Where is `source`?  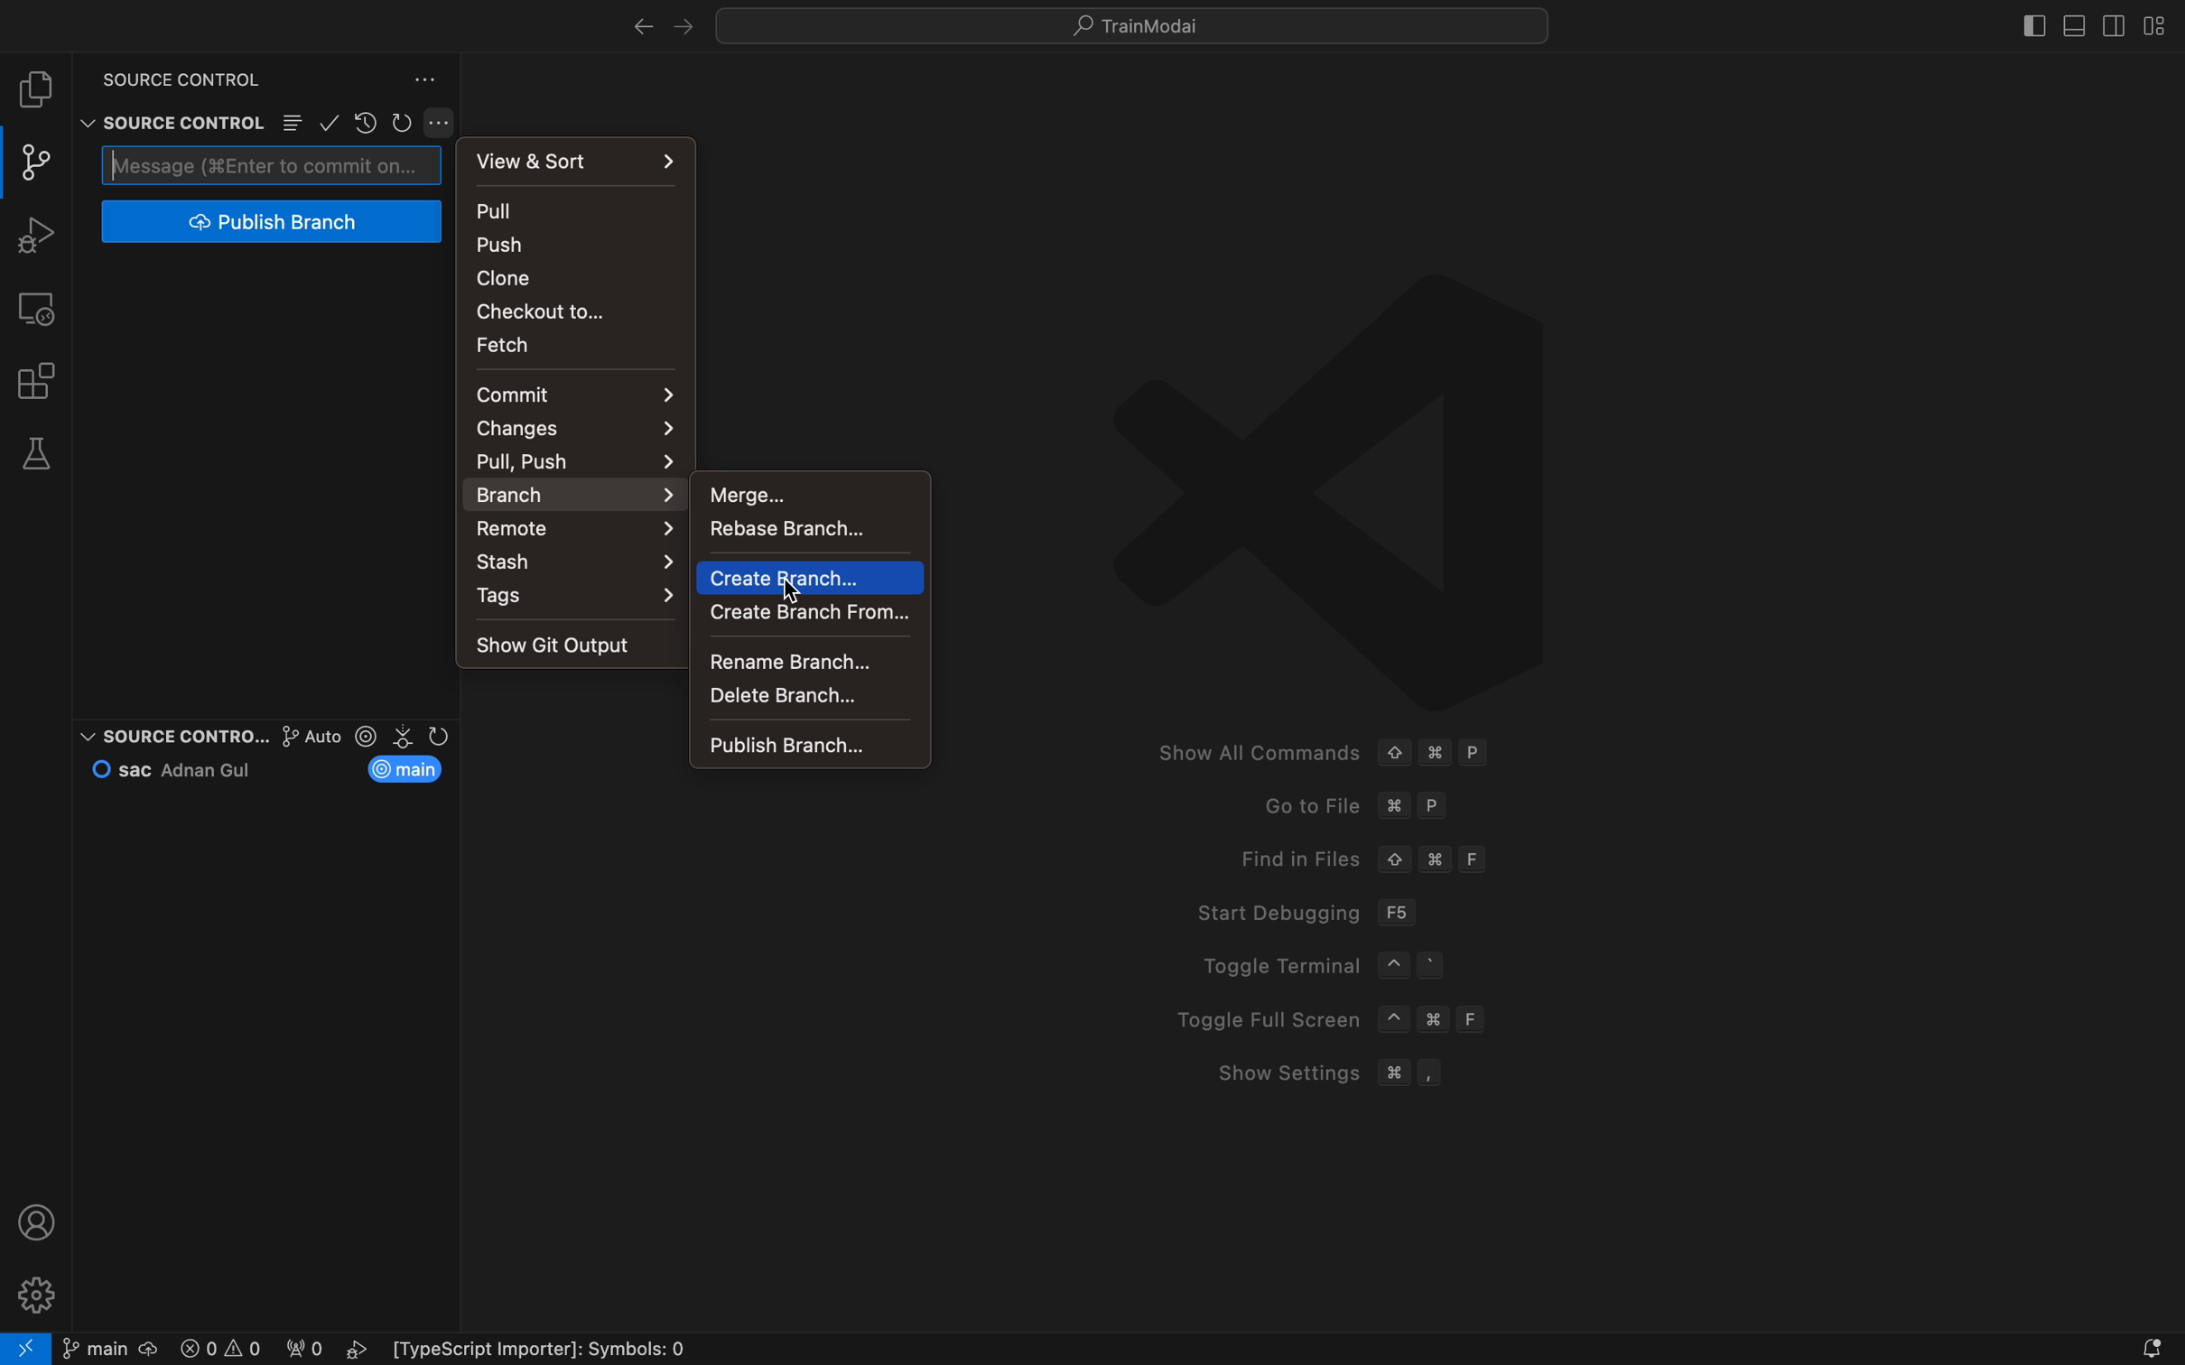 source is located at coordinates (169, 74).